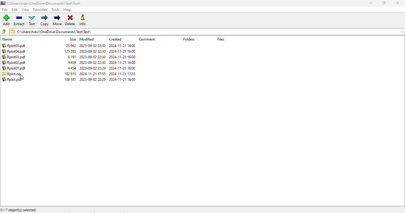  What do you see at coordinates (32, 20) in the screenshot?
I see `test` at bounding box center [32, 20].